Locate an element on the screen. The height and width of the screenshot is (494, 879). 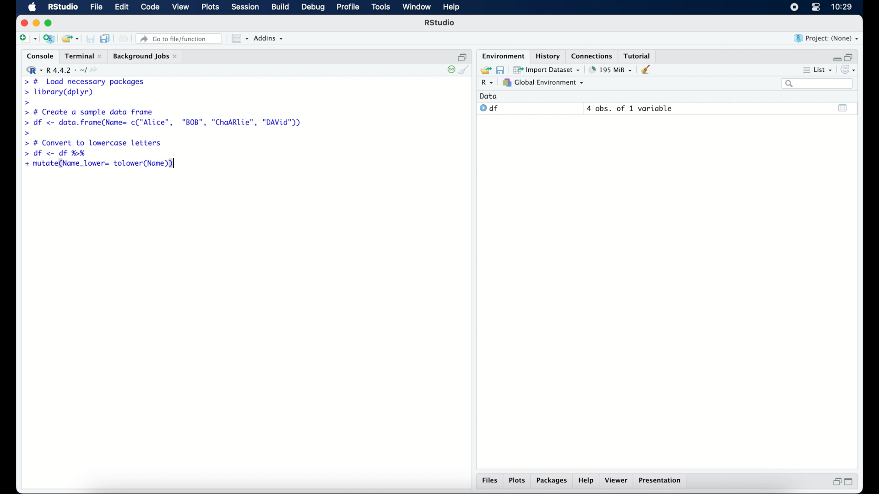
minimize is located at coordinates (836, 57).